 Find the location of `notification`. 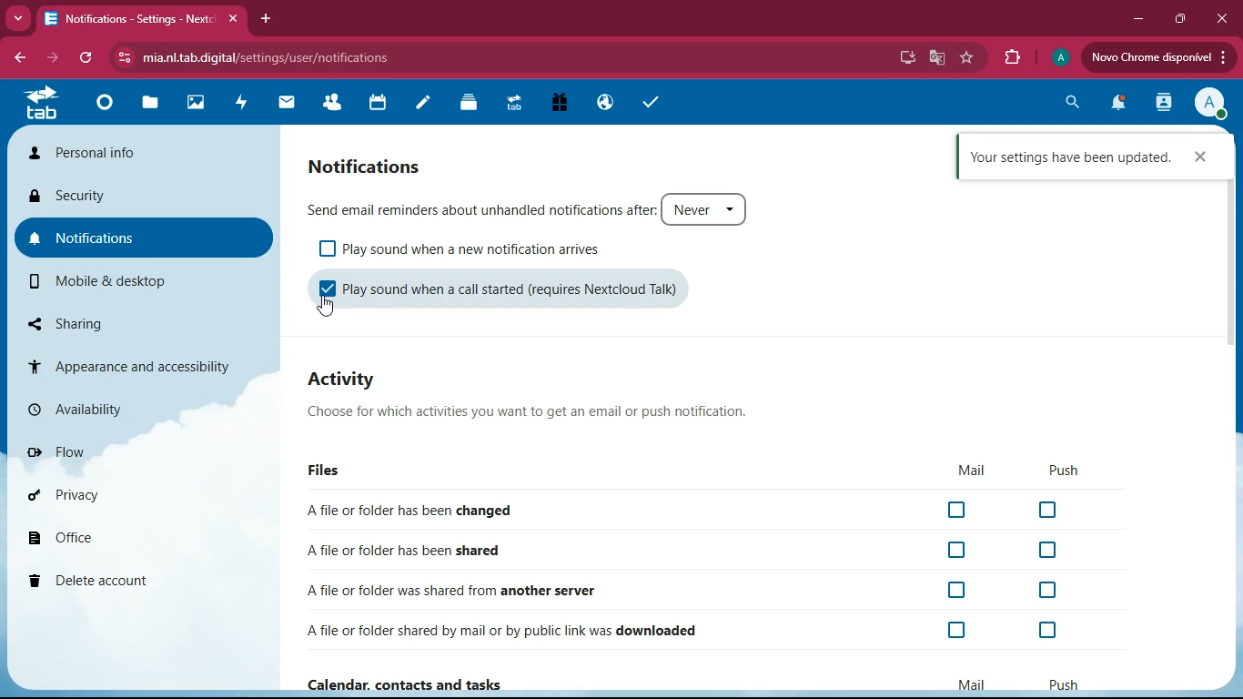

notification is located at coordinates (369, 162).